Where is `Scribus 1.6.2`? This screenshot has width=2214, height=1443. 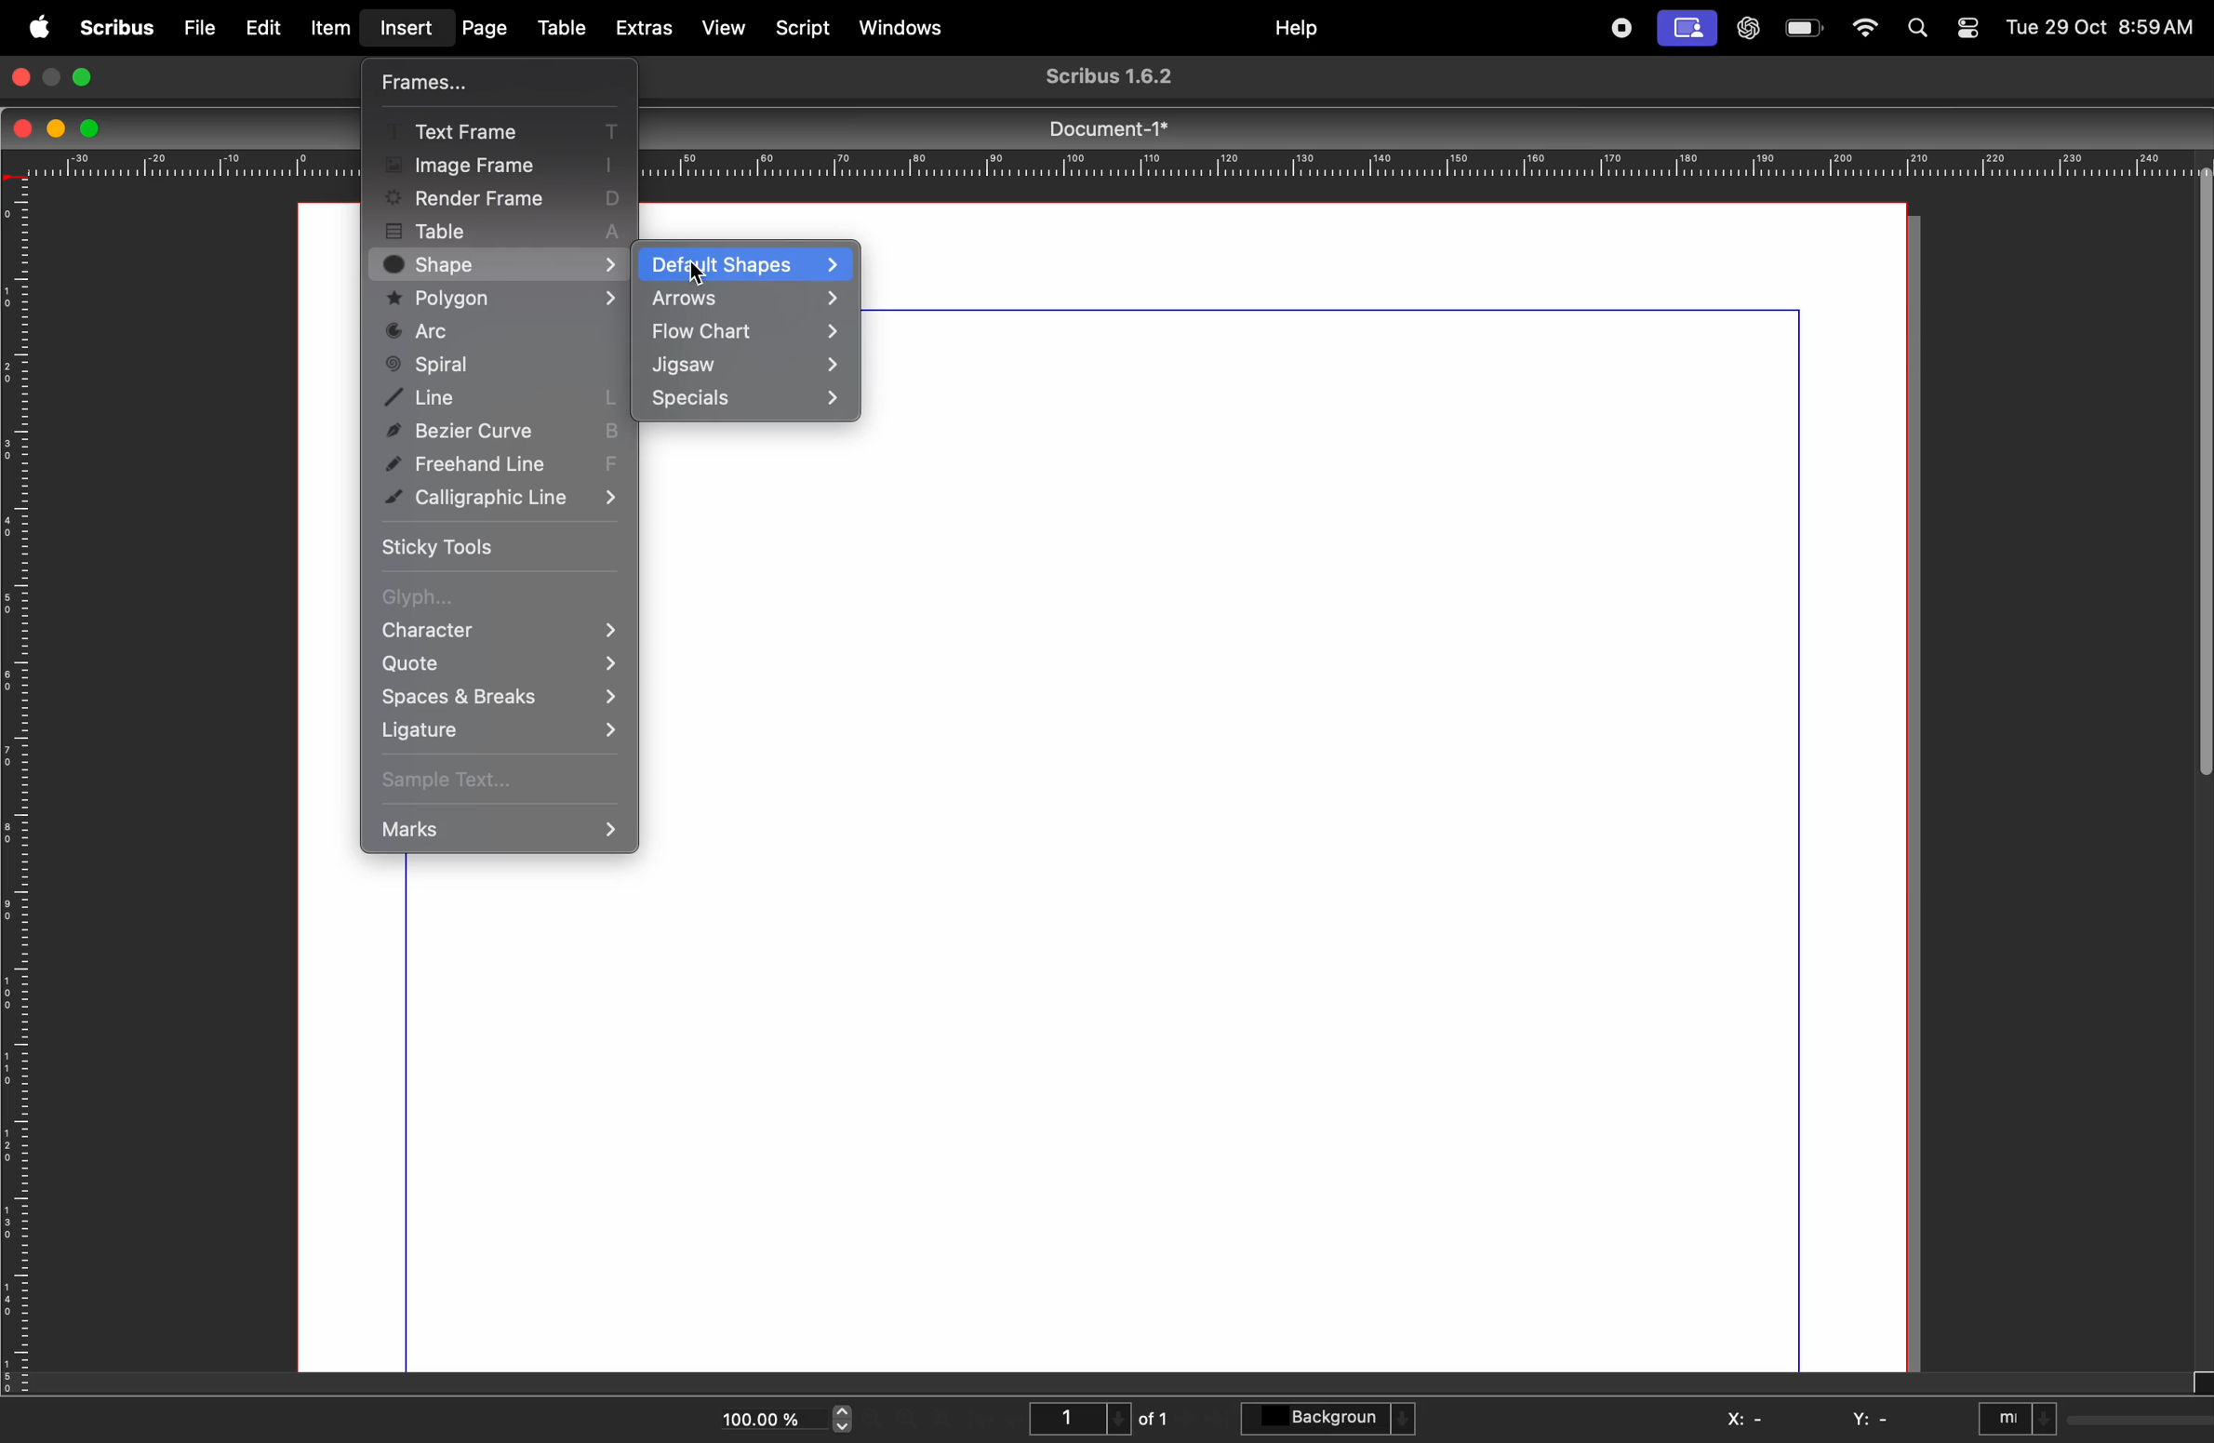 Scribus 1.6.2 is located at coordinates (1118, 77).